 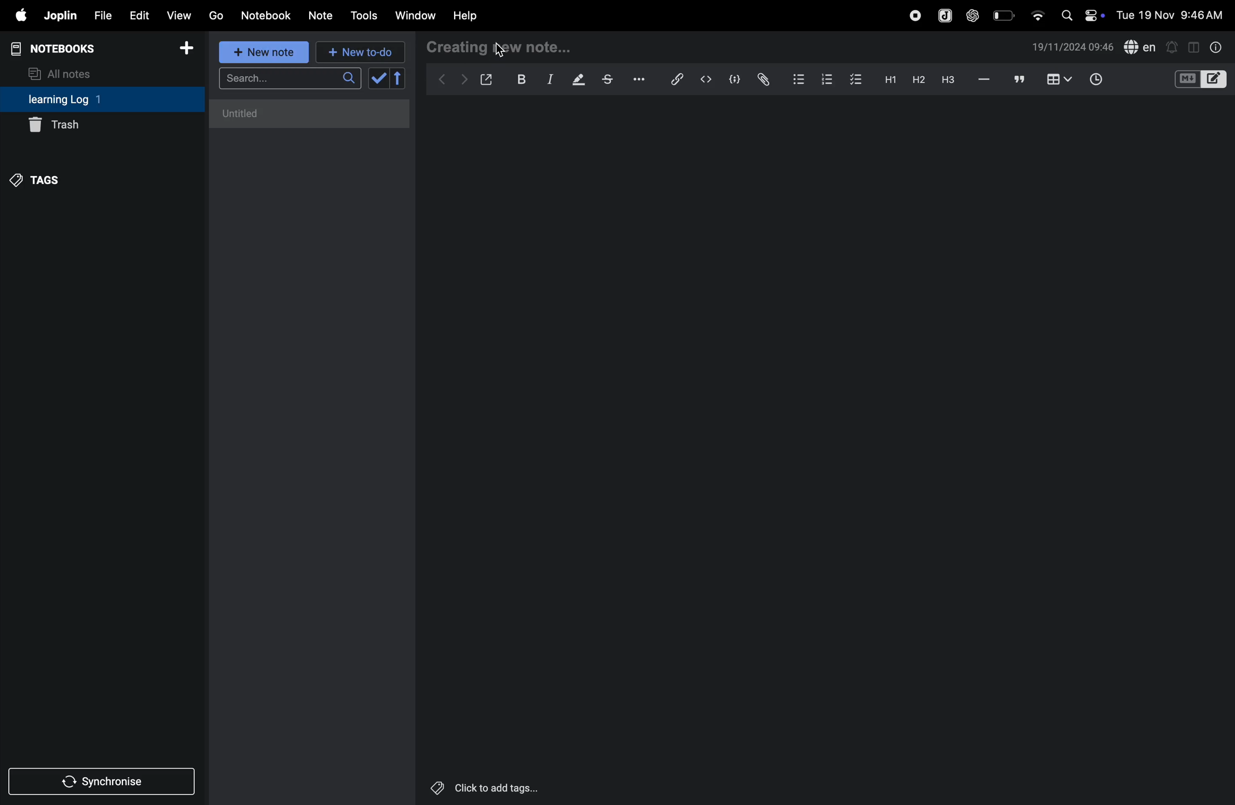 I want to click on strike through, so click(x=608, y=79).